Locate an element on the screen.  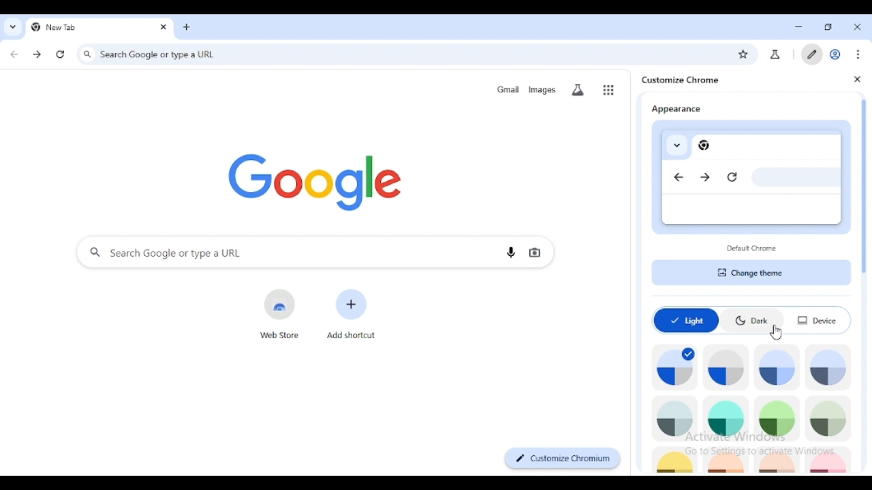
web store is located at coordinates (281, 313).